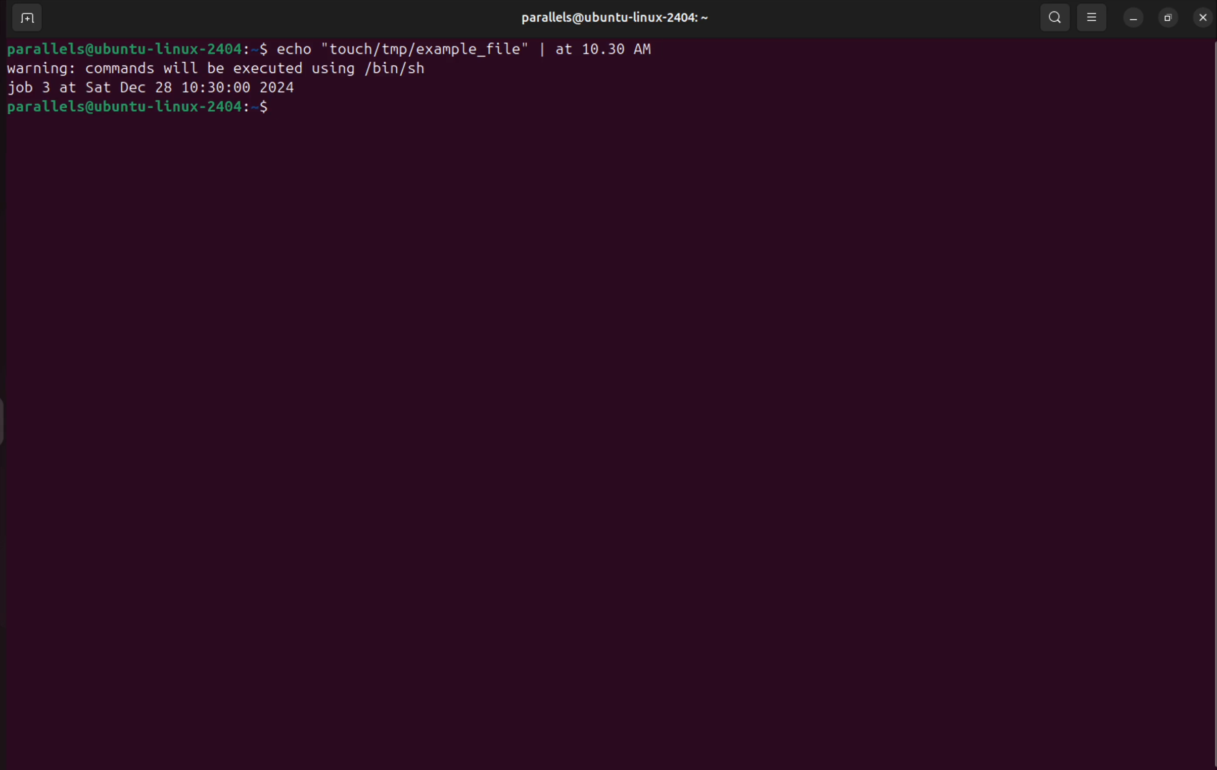 The height and width of the screenshot is (770, 1217). I want to click on echo "touch /tmp/example_file" | at 10:30 AM, so click(474, 48).